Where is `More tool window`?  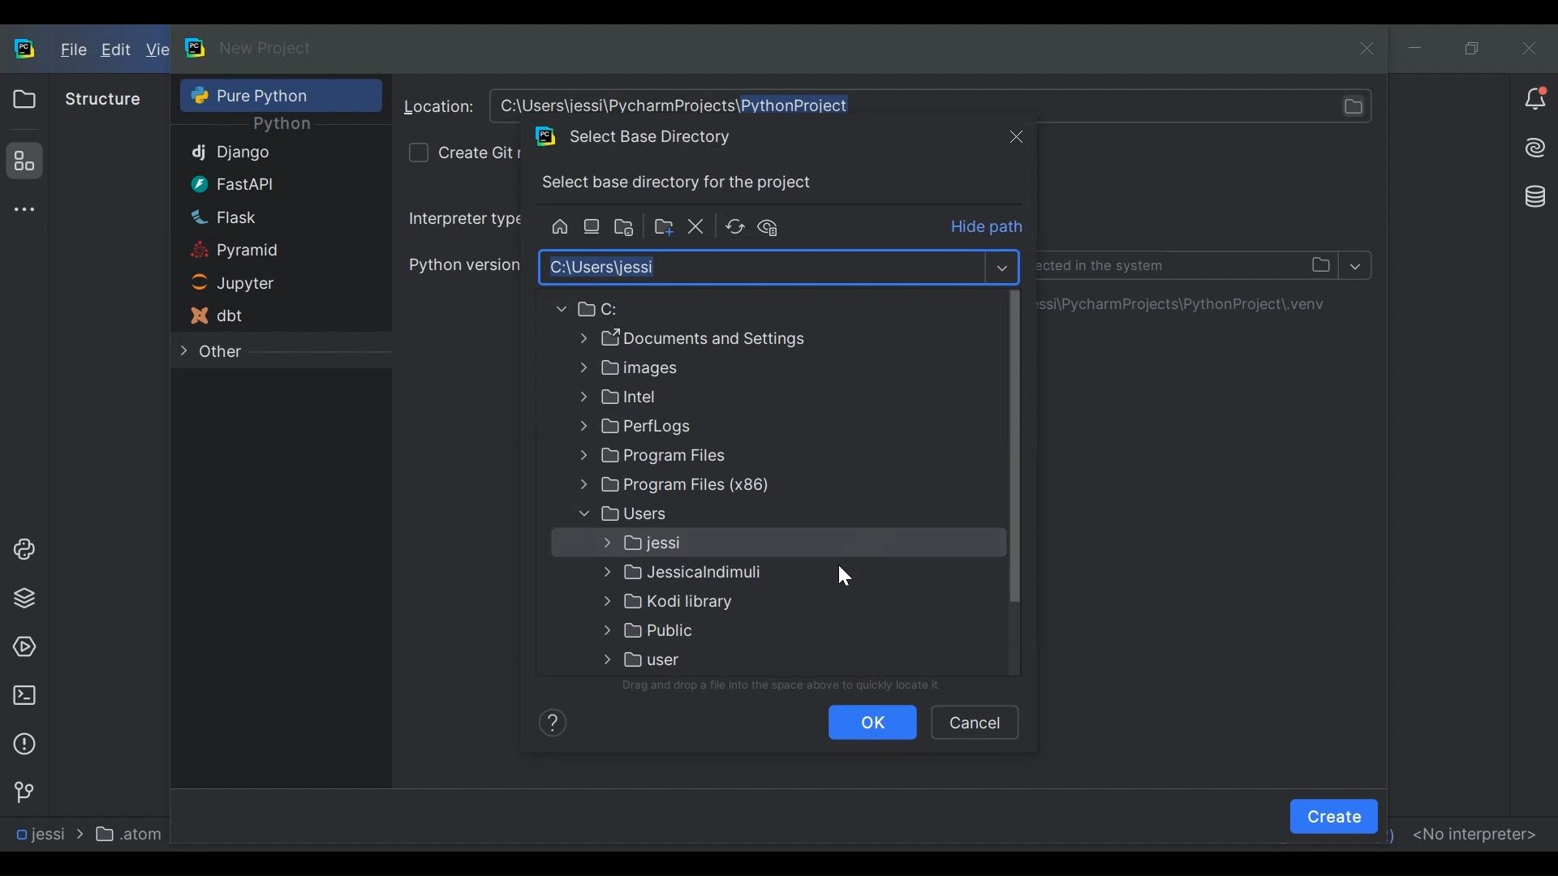
More tool window is located at coordinates (21, 209).